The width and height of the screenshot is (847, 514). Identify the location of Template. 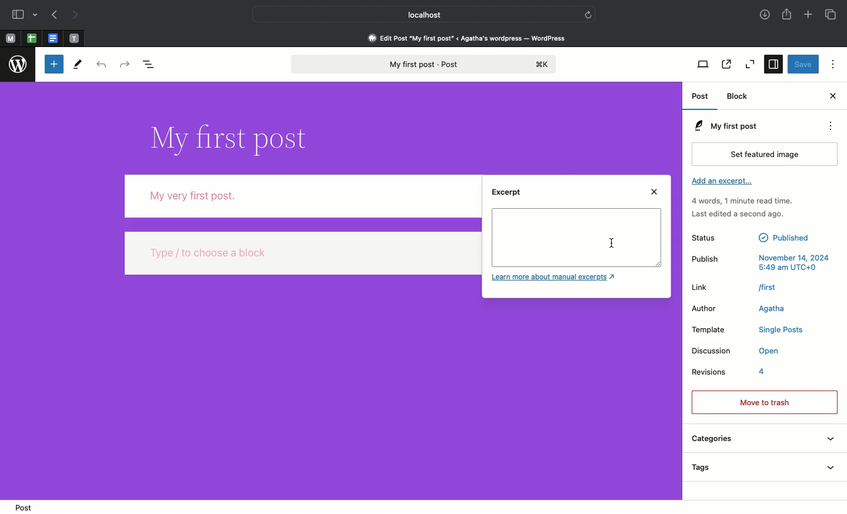
(748, 331).